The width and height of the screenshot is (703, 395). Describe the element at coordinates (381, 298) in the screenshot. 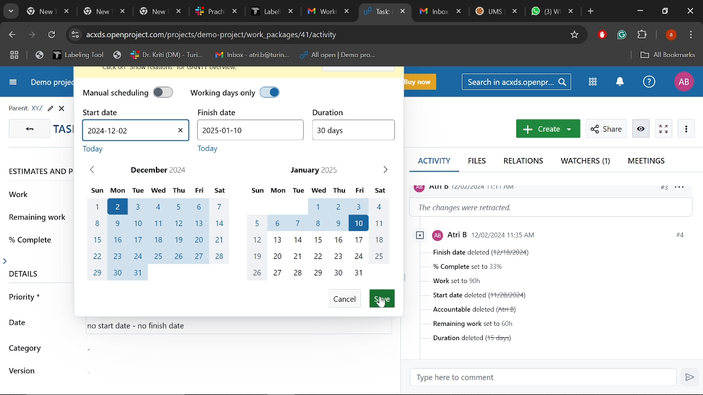

I see `Save` at that location.